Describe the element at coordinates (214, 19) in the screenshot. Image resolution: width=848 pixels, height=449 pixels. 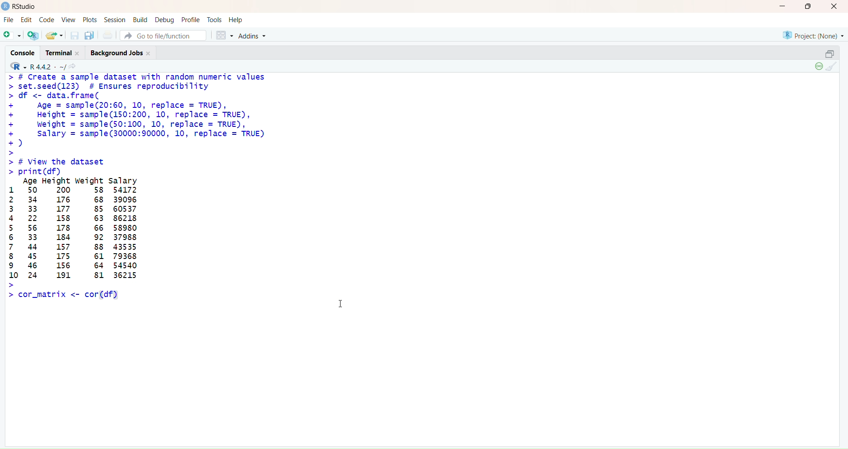
I see `Tools` at that location.